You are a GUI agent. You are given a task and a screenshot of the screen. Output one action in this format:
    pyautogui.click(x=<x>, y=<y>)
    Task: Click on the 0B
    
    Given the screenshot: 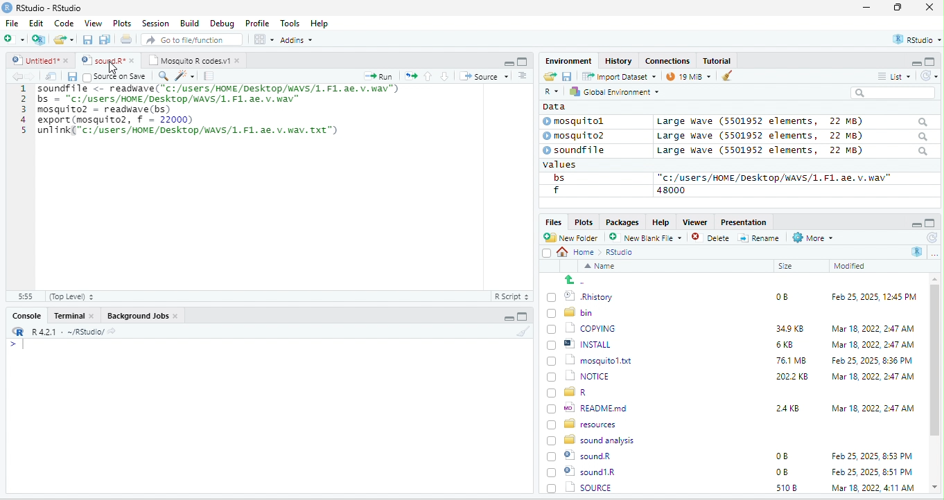 What is the action you would take?
    pyautogui.click(x=781, y=456)
    